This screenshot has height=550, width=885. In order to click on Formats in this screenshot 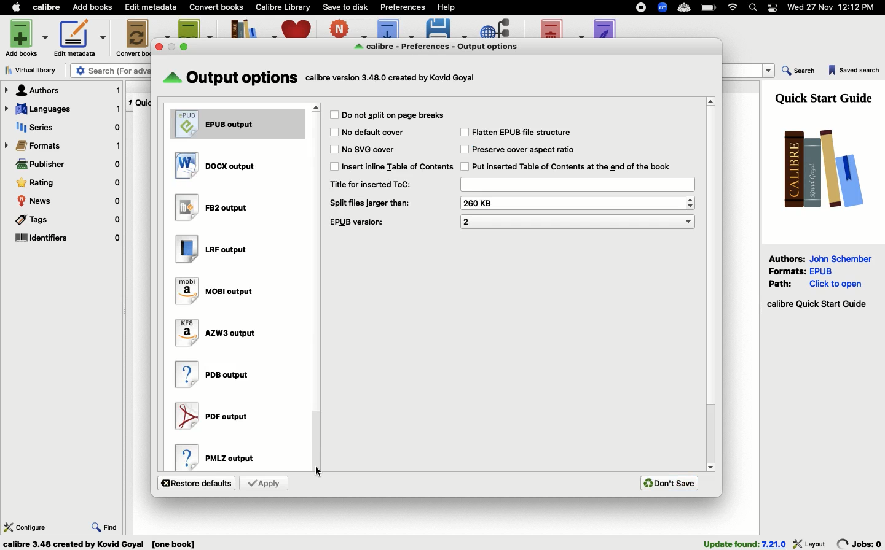, I will do `click(788, 270)`.